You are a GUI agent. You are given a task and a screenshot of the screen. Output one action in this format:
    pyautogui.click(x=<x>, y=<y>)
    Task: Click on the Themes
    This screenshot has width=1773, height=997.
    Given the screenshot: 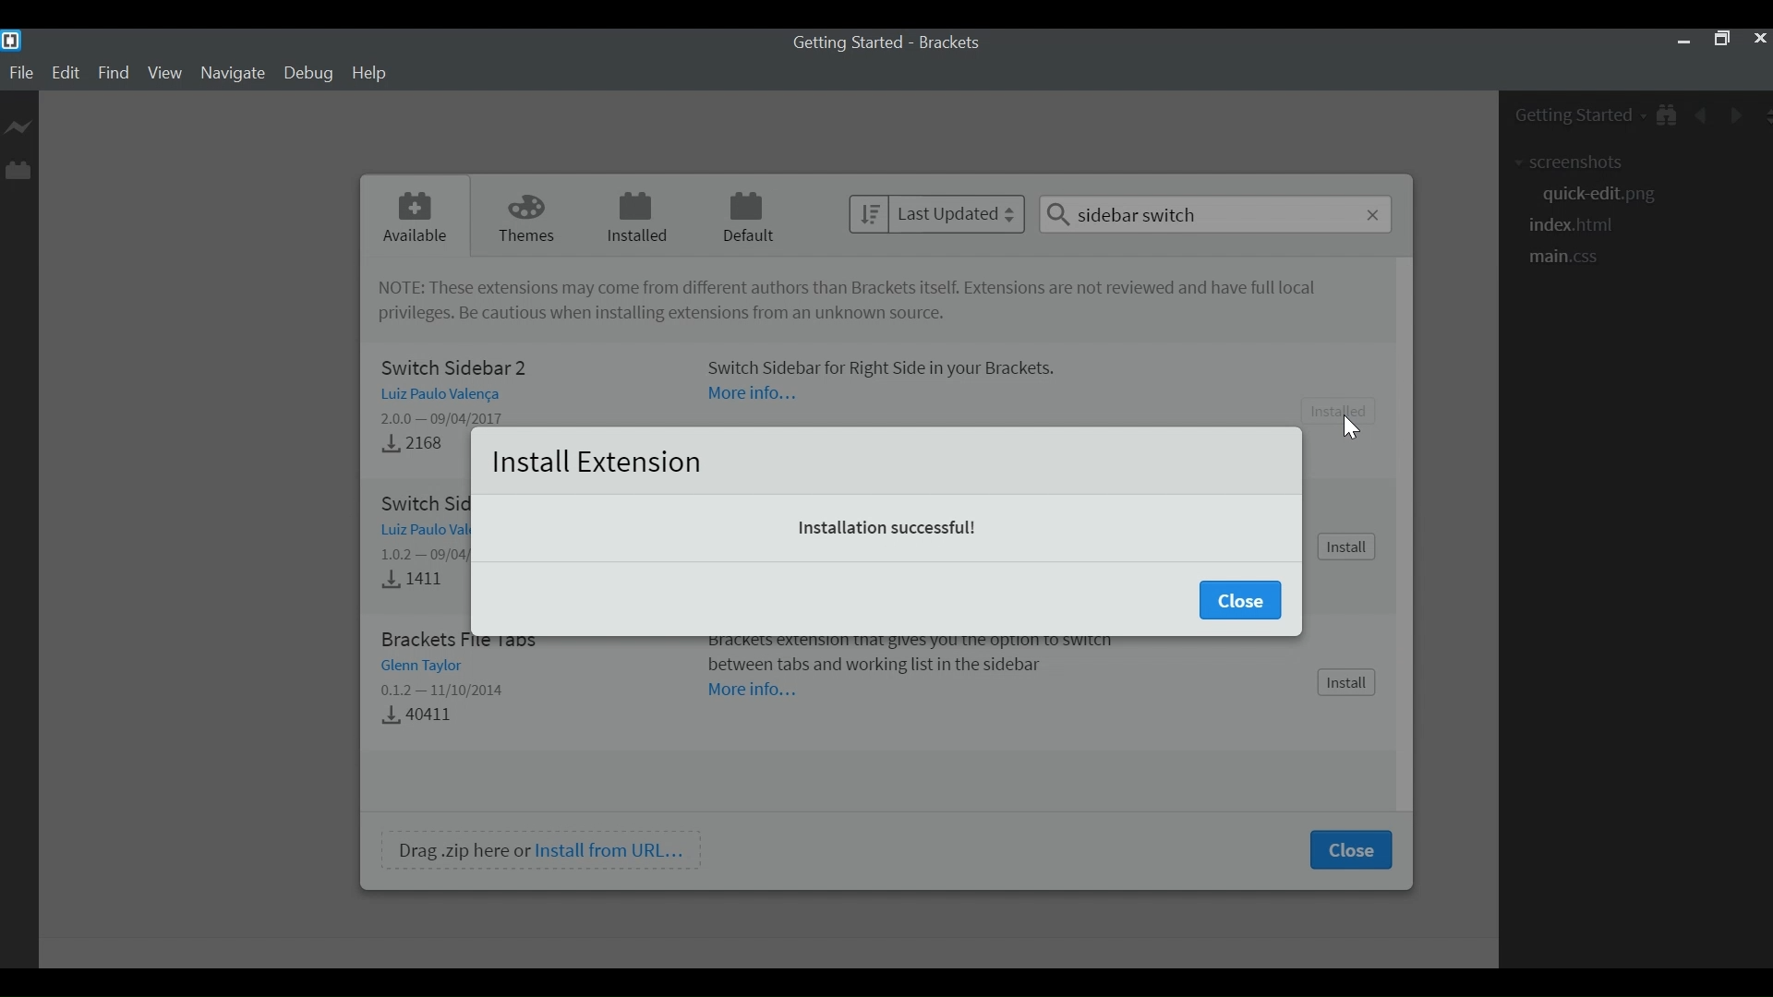 What is the action you would take?
    pyautogui.click(x=522, y=215)
    